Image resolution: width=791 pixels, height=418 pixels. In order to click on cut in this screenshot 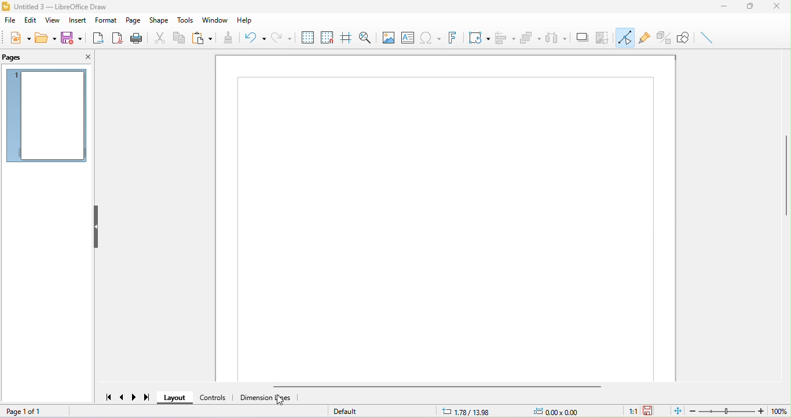, I will do `click(160, 38)`.